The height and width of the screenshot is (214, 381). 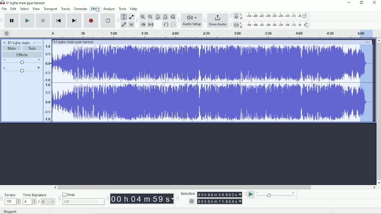 I want to click on Play, so click(x=27, y=21).